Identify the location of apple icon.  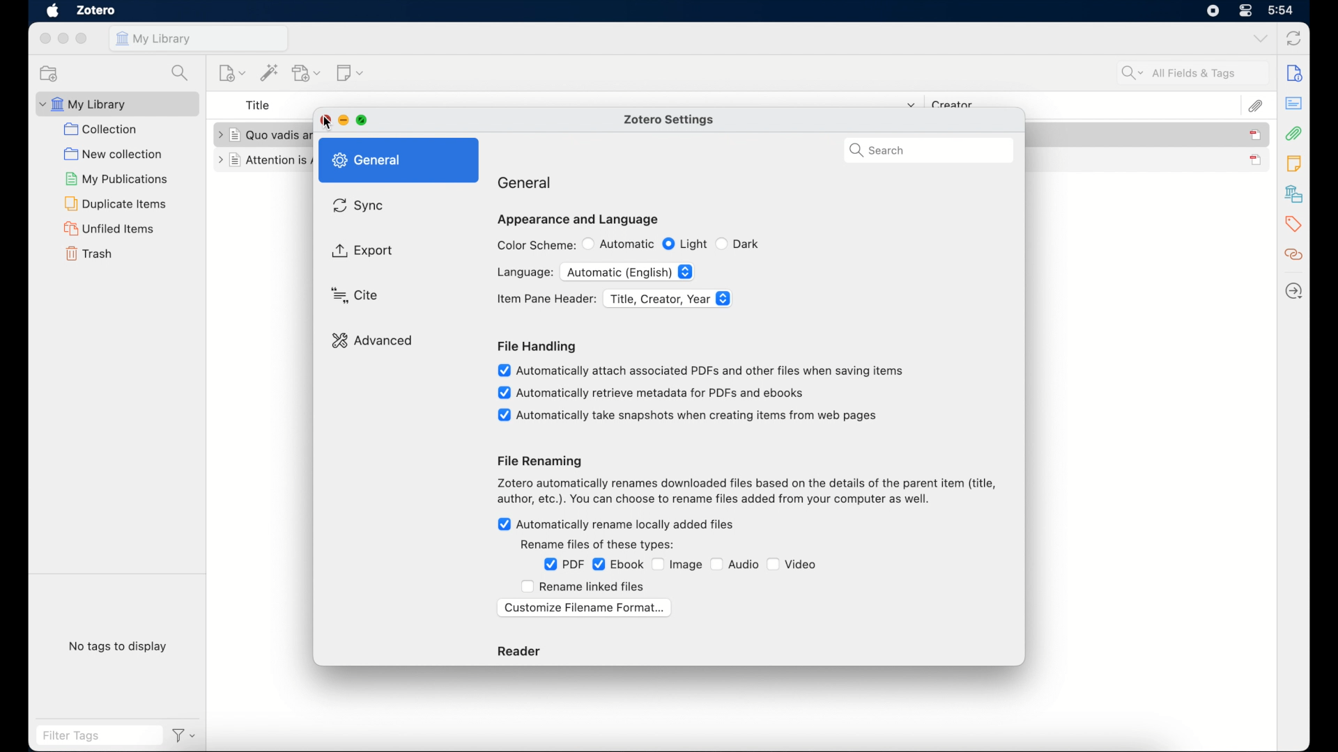
(52, 11).